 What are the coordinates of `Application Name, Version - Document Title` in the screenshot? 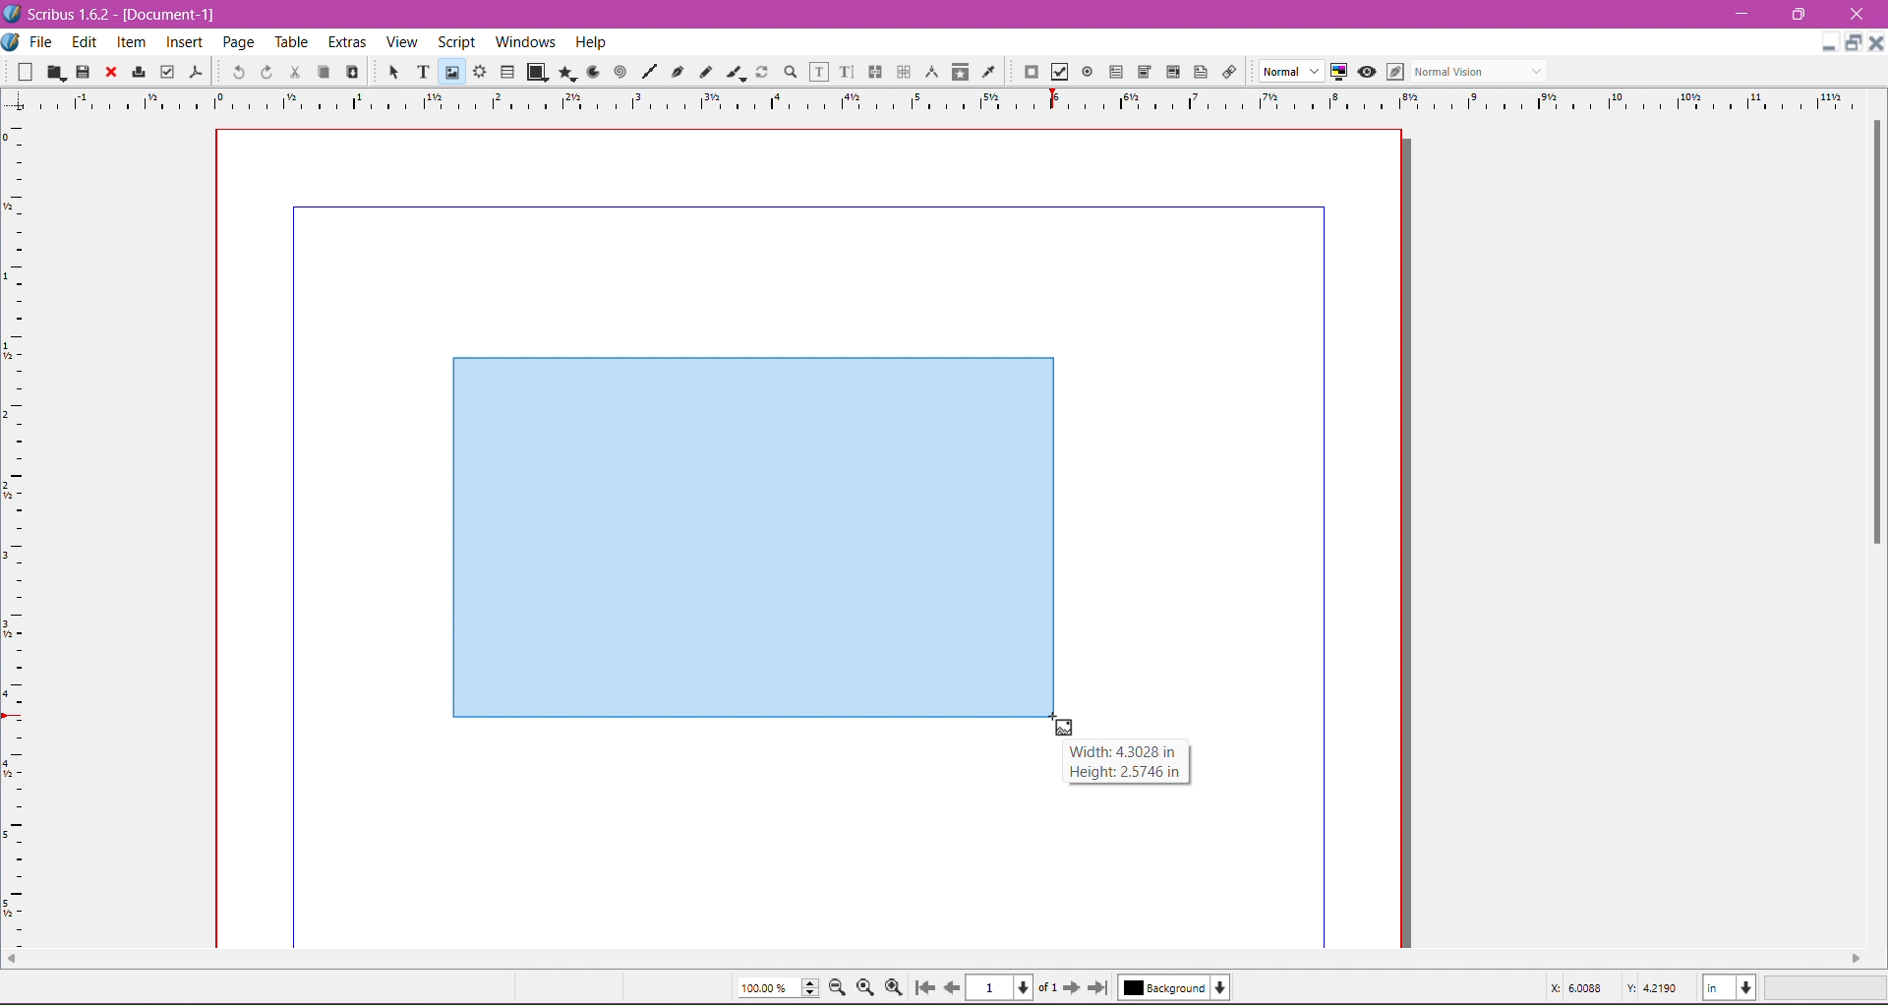 It's located at (120, 15).